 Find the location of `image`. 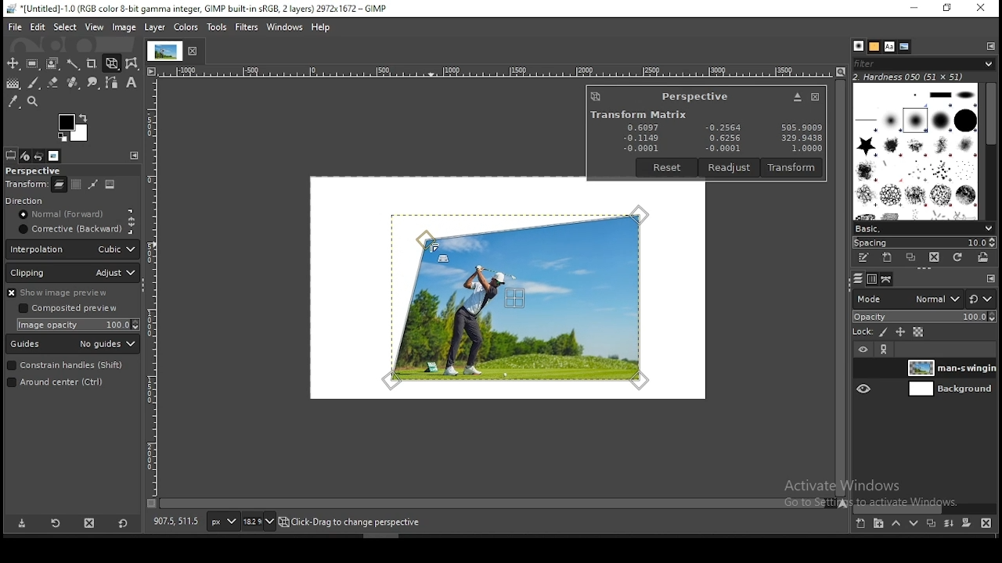

image is located at coordinates (184, 27).